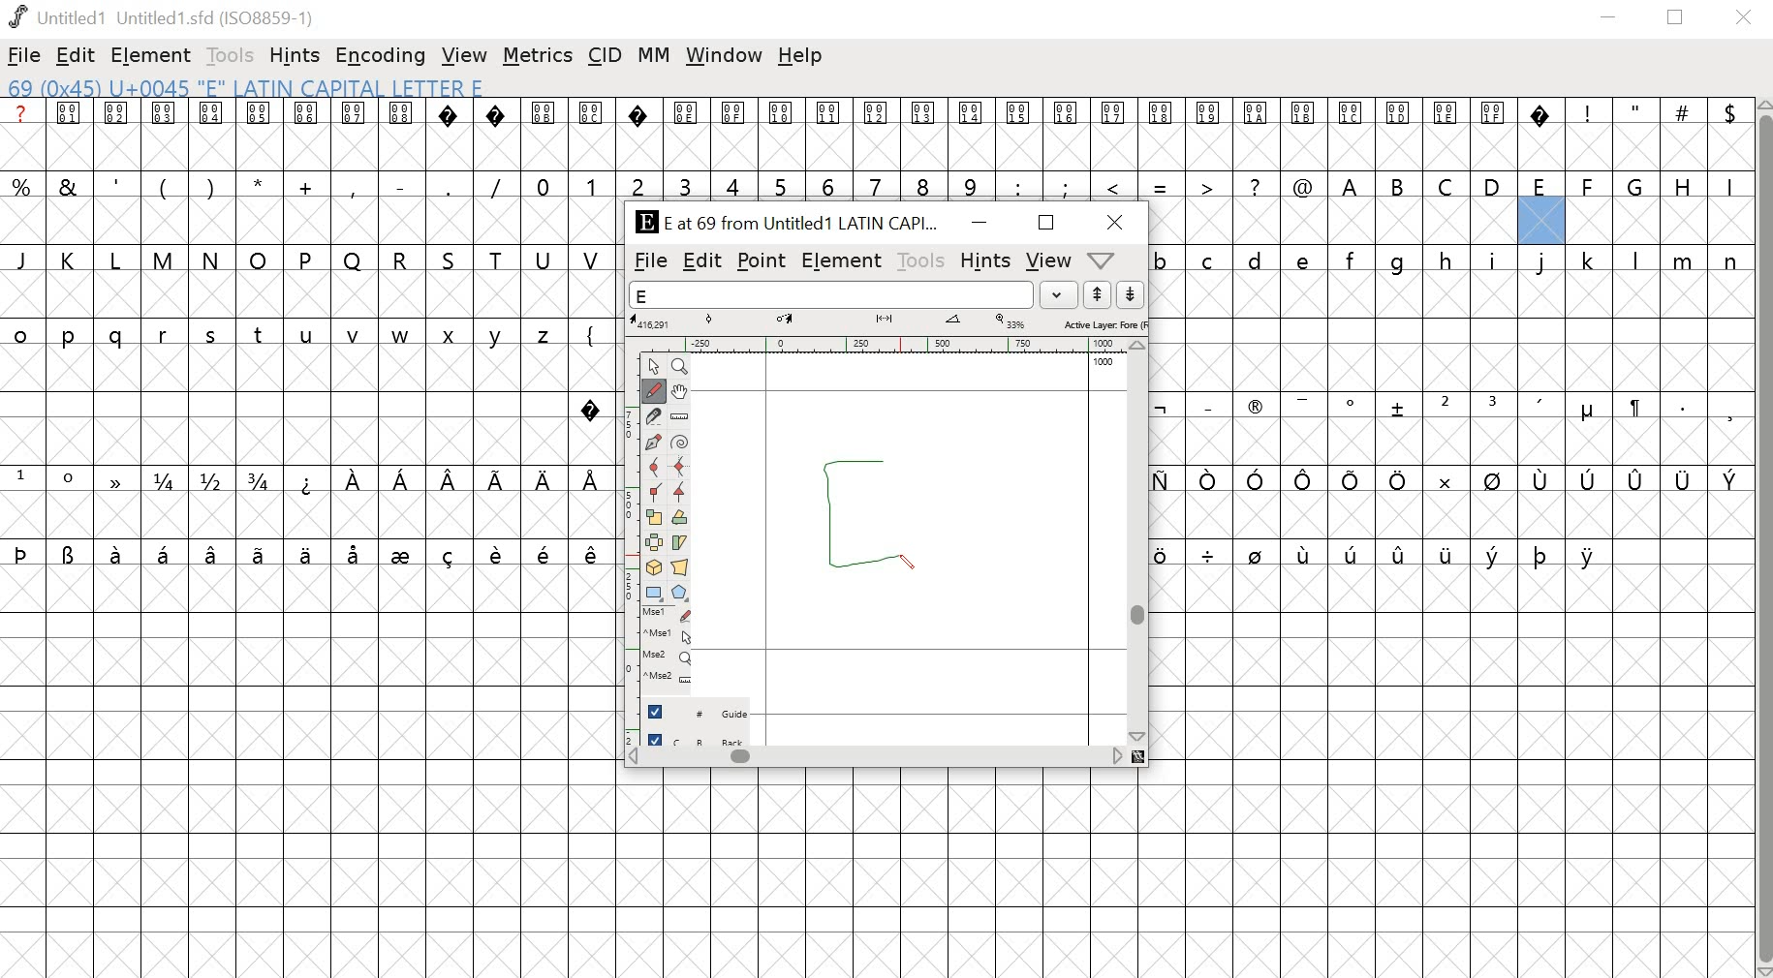 This screenshot has width=1773, height=978. I want to click on empty cells, so click(1451, 516).